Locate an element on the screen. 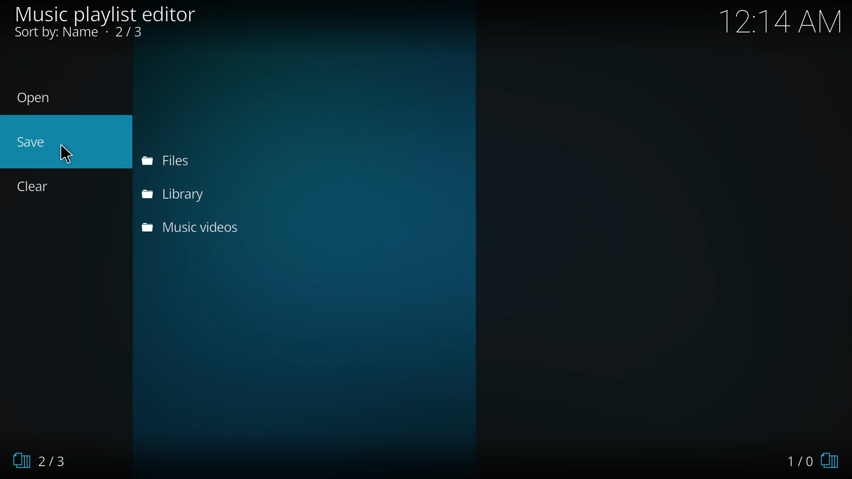  clear is located at coordinates (35, 185).